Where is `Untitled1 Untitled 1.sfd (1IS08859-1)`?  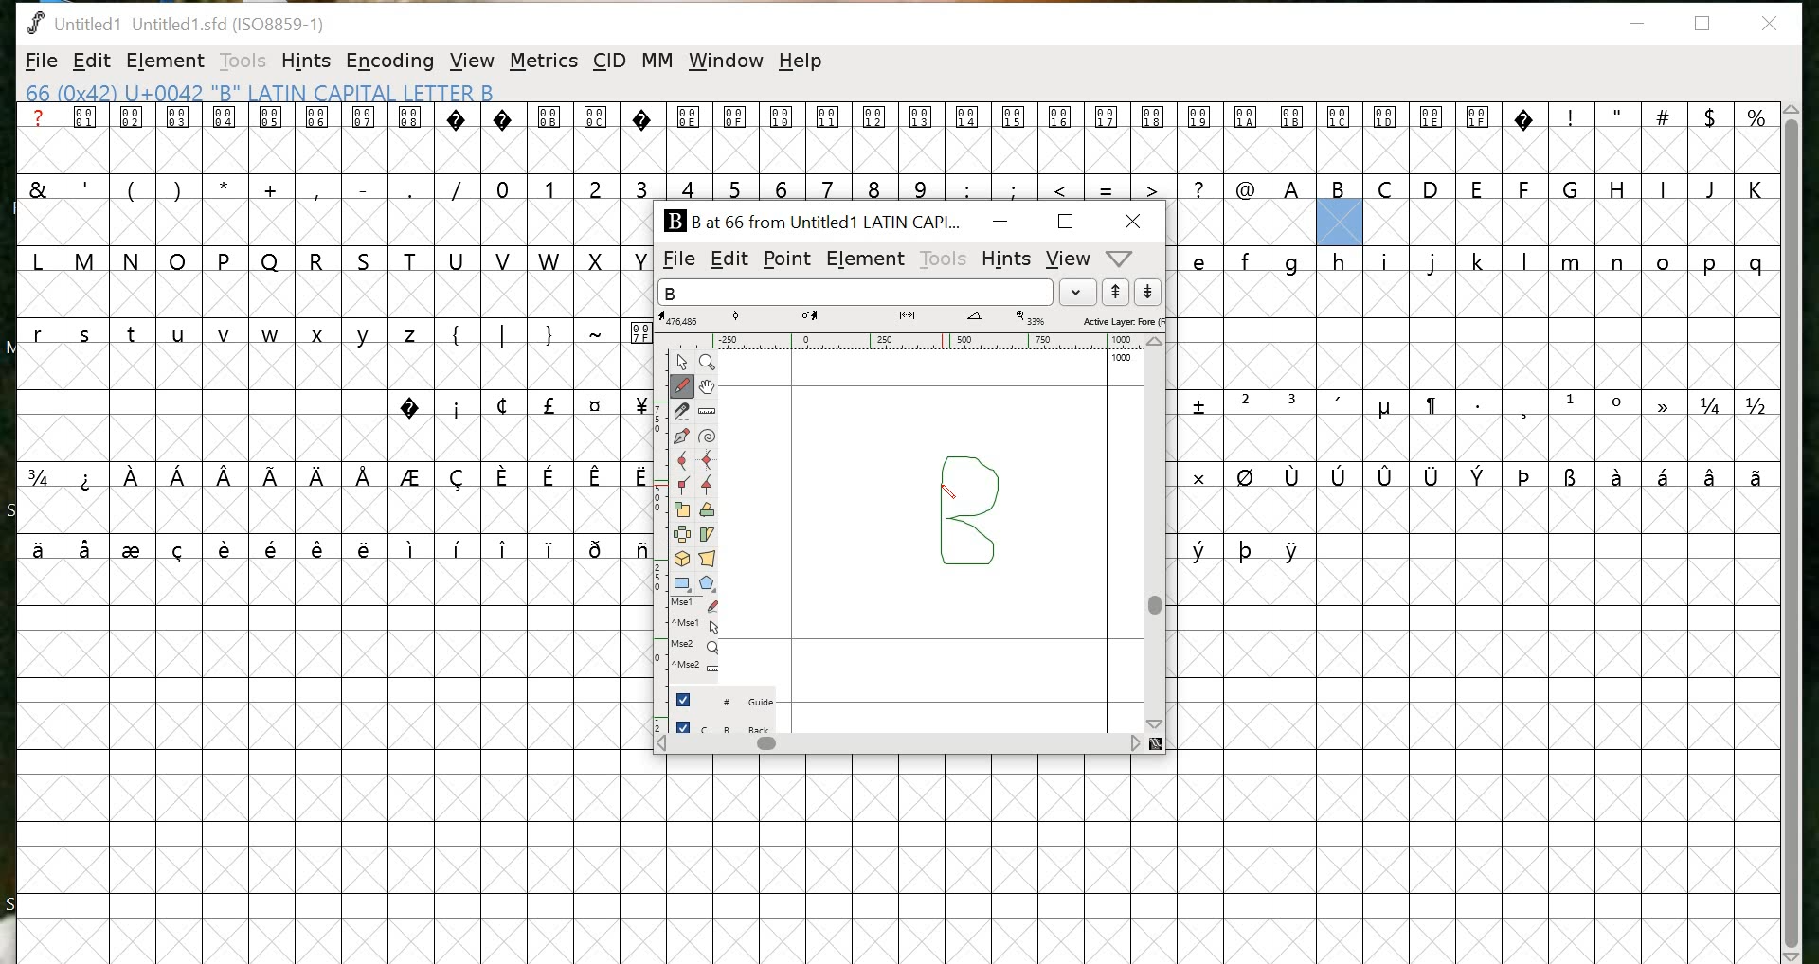 Untitled1 Untitled 1.sfd (1IS08859-1) is located at coordinates (174, 22).